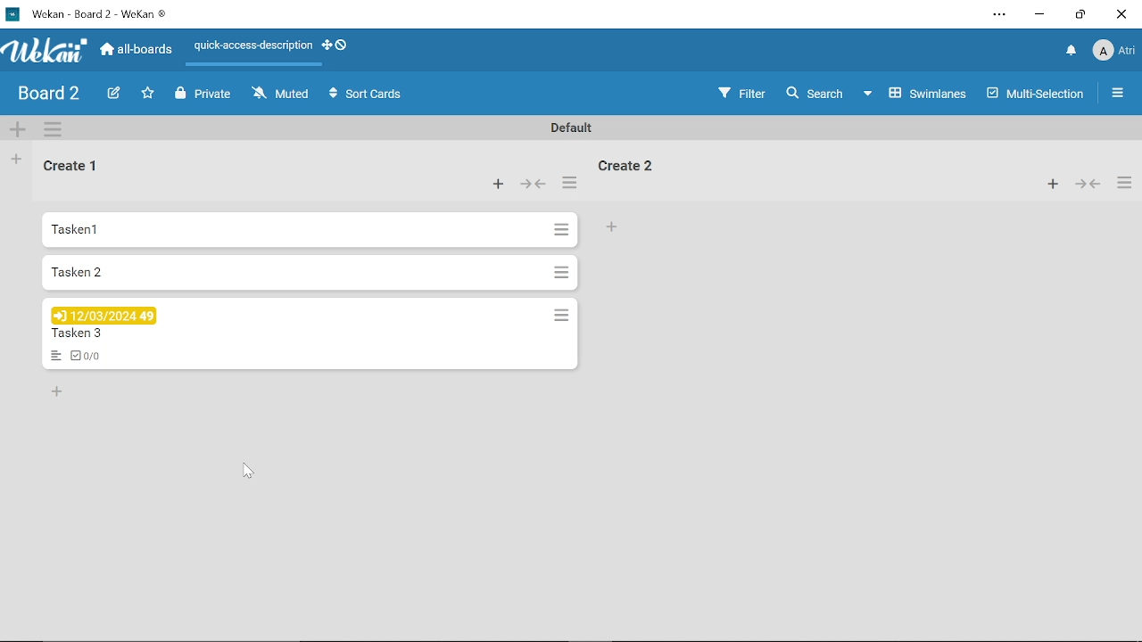 This screenshot has height=642, width=1142. I want to click on More, so click(54, 130).